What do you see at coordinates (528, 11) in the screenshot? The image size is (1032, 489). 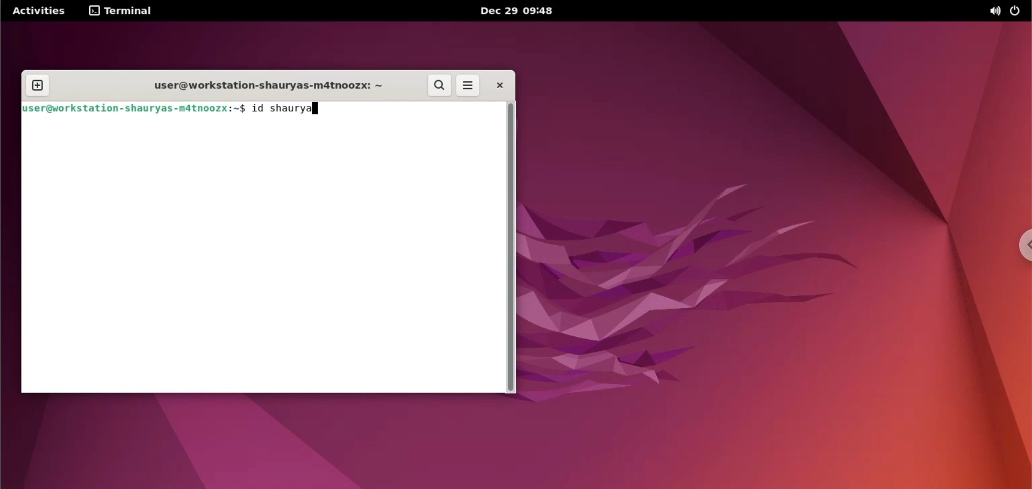 I see `Dec 29 09:48` at bounding box center [528, 11].